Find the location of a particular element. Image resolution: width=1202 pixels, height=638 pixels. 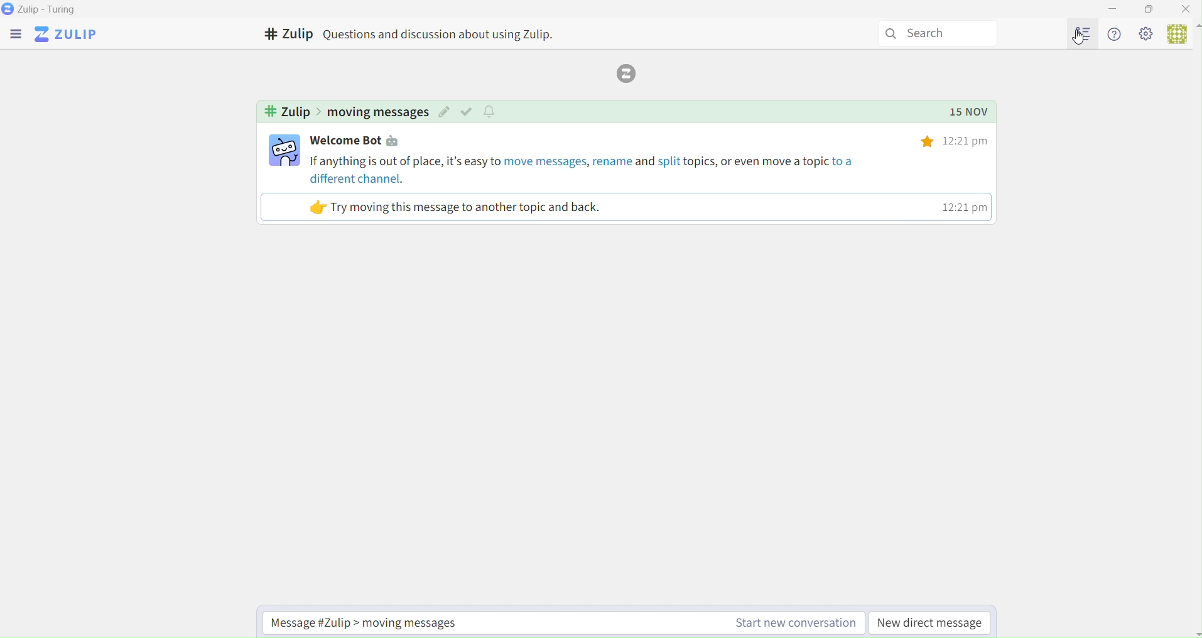

cursor is located at coordinates (1078, 41).